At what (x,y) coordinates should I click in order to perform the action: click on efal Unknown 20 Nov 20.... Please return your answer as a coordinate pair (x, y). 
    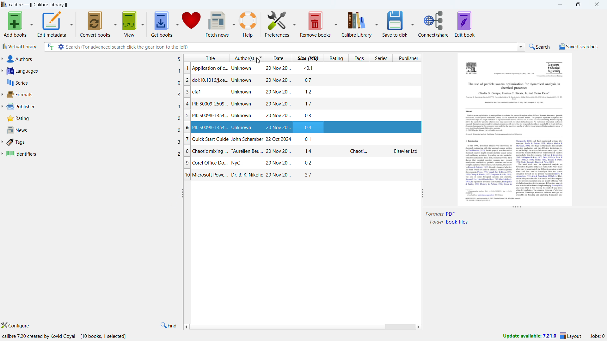
    Looking at the image, I should click on (244, 93).